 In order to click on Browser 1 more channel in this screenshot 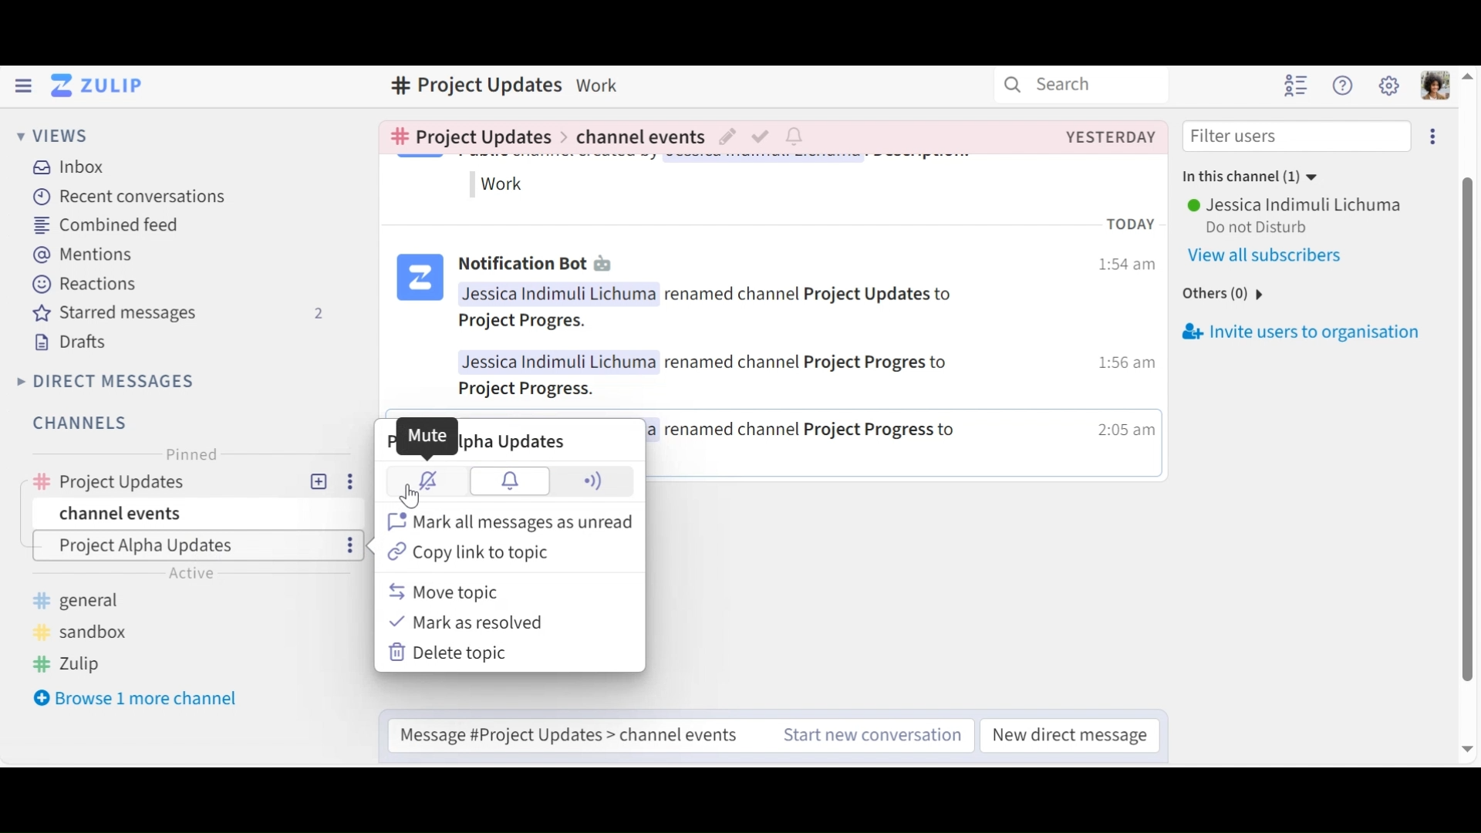, I will do `click(135, 697)`.